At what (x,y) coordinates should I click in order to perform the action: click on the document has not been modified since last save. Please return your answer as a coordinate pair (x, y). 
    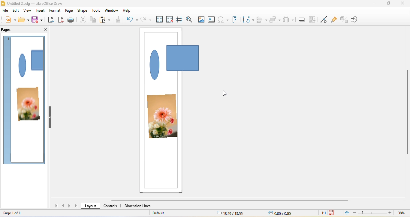
    Looking at the image, I should click on (333, 213).